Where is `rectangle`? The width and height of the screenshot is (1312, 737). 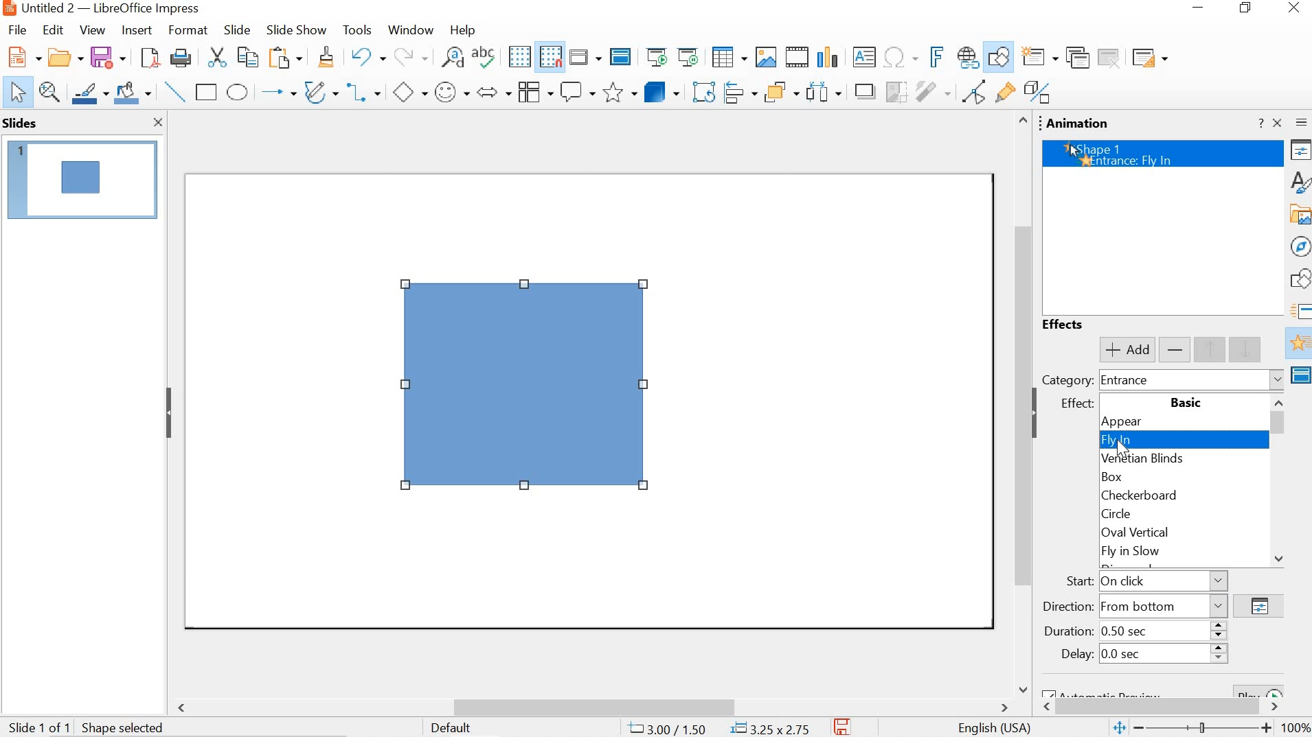 rectangle is located at coordinates (207, 93).